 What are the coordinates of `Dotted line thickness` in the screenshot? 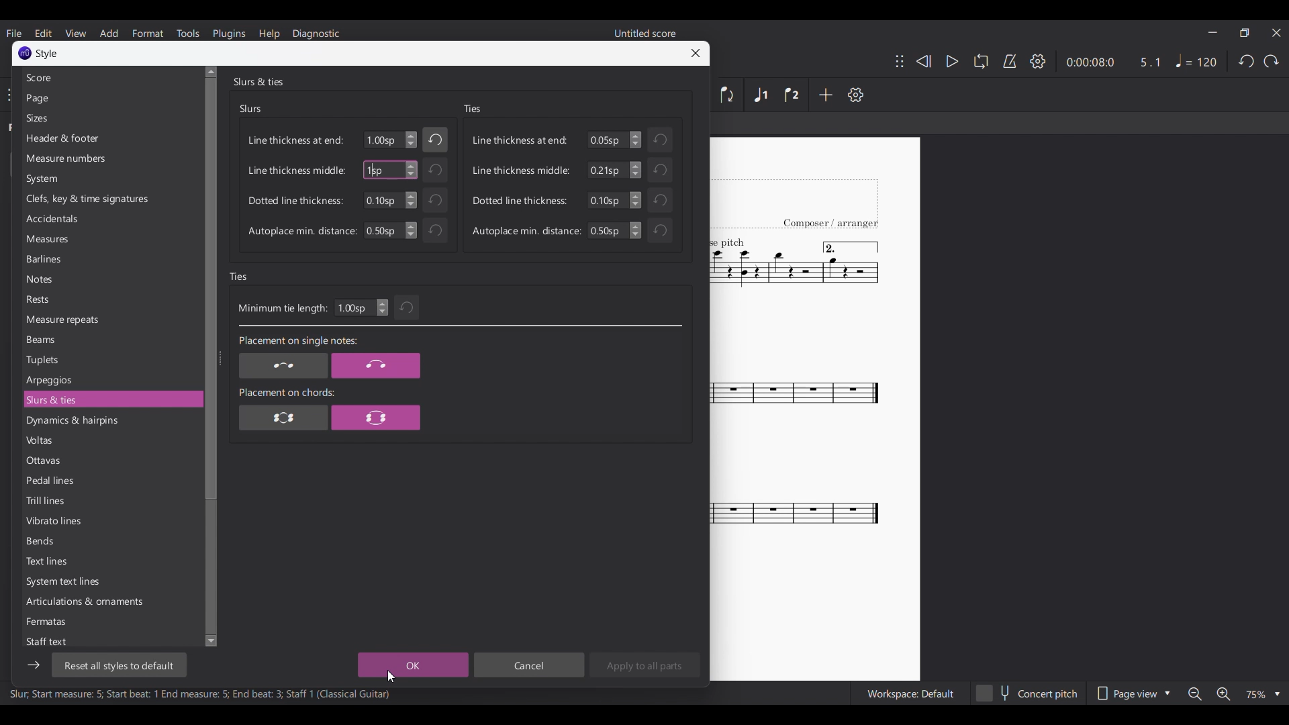 It's located at (520, 200).